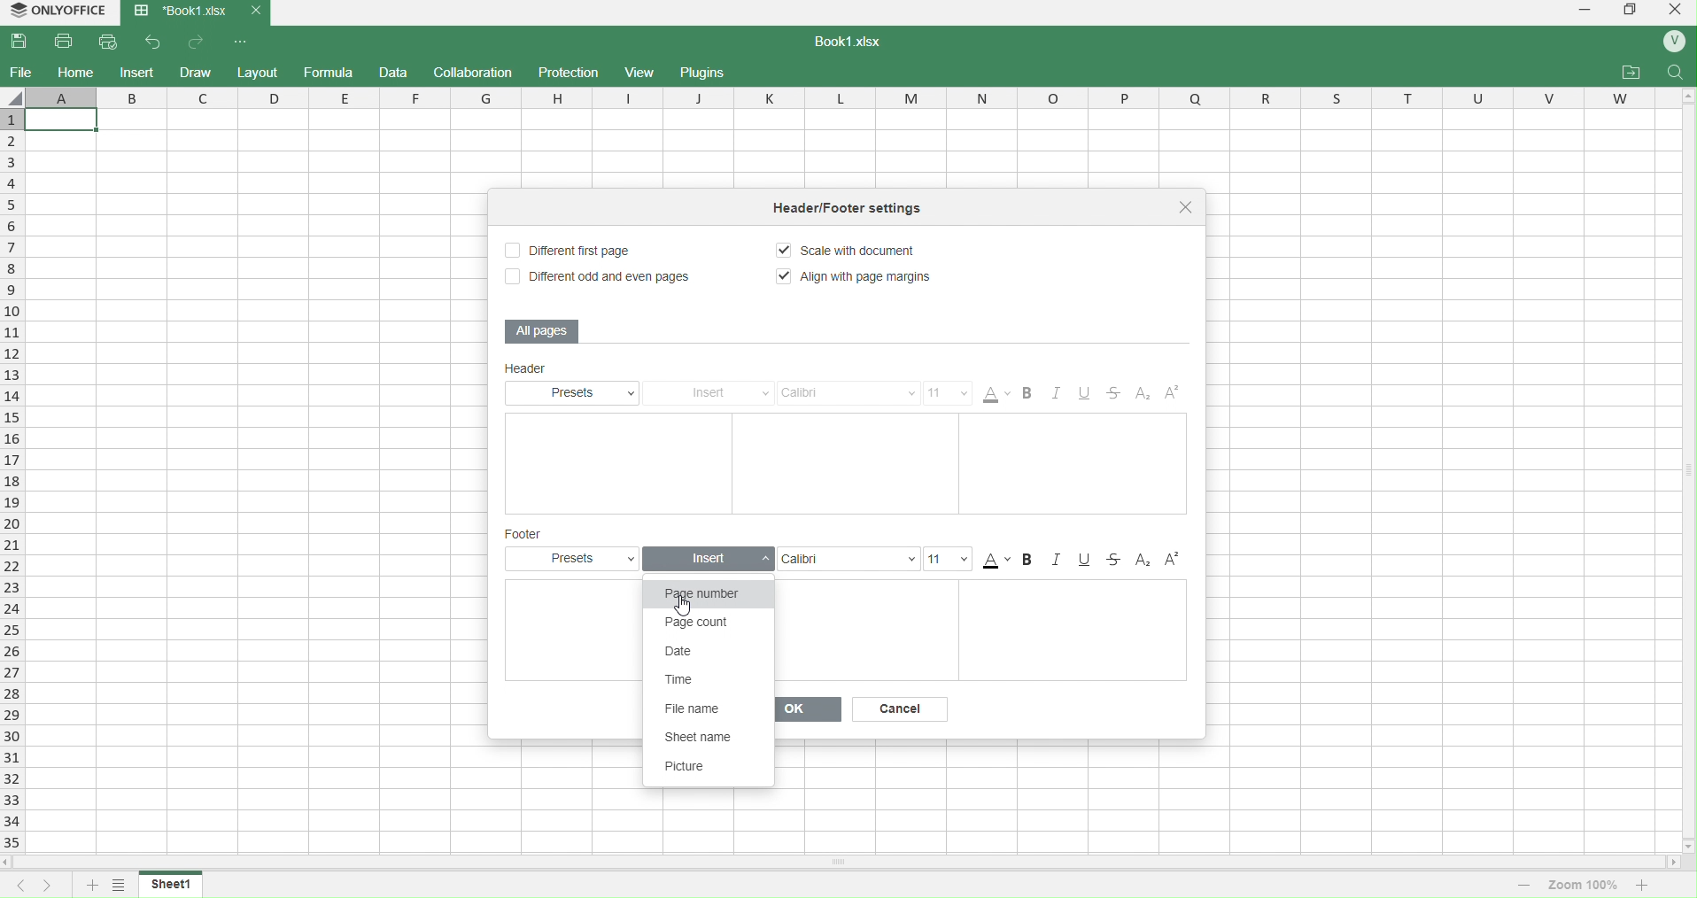  Describe the element at coordinates (715, 393) in the screenshot. I see `Insert` at that location.